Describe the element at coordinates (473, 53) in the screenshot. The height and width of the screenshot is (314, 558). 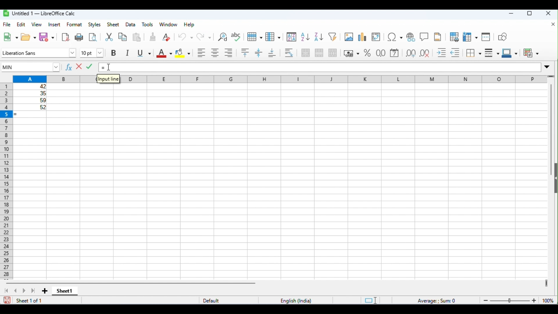
I see `border` at that location.